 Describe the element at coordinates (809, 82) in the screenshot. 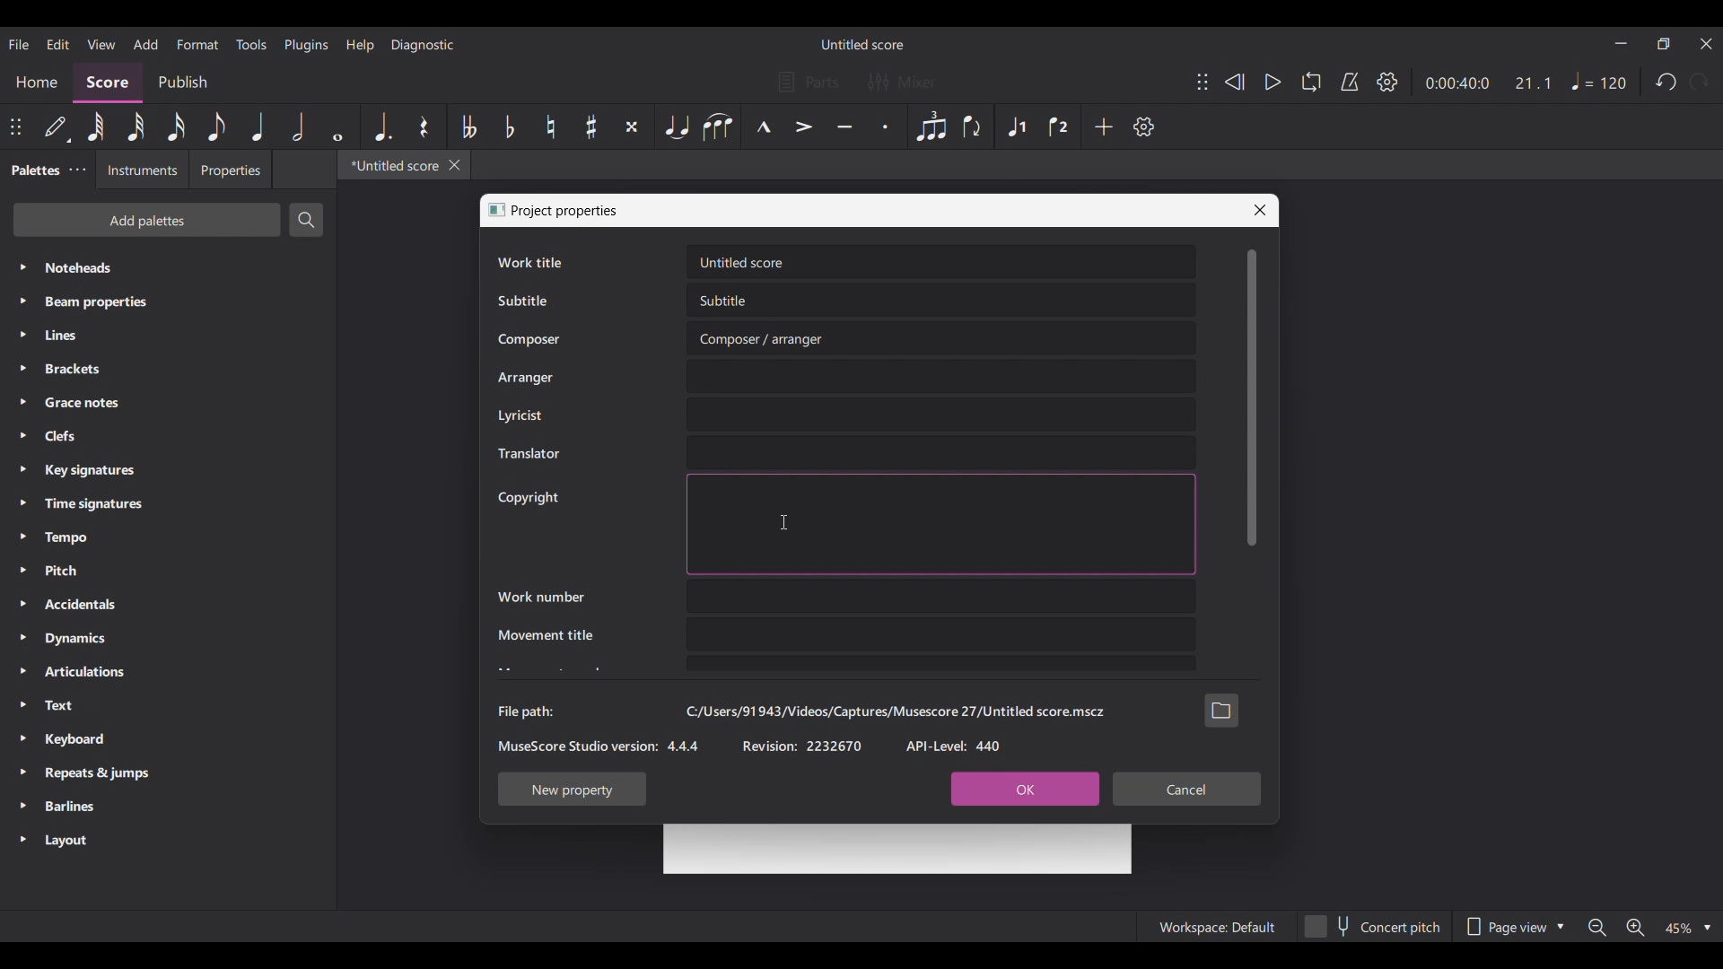

I see `Parts settings` at that location.